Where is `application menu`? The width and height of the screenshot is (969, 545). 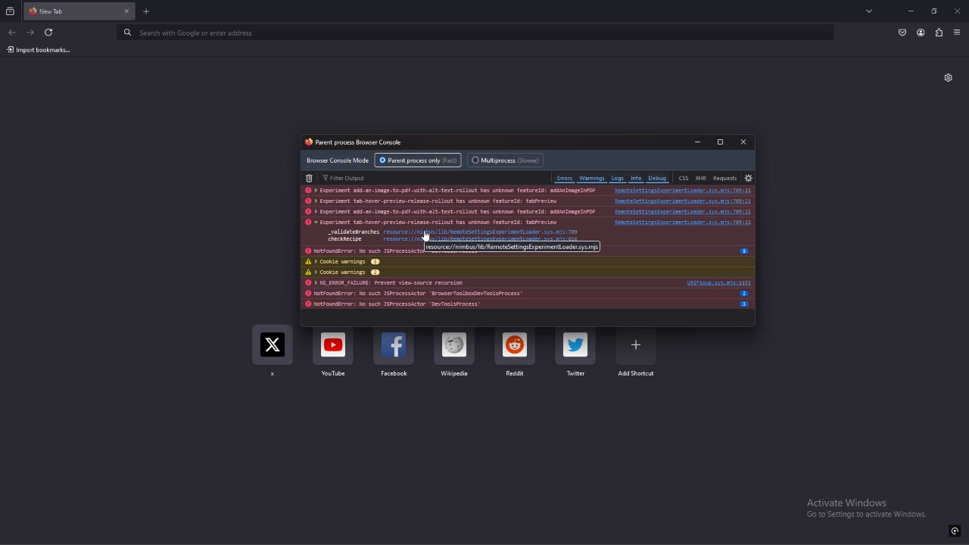 application menu is located at coordinates (958, 33).